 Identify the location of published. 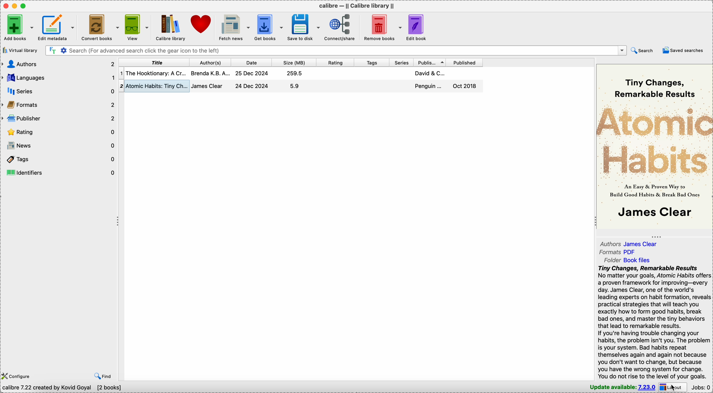
(465, 63).